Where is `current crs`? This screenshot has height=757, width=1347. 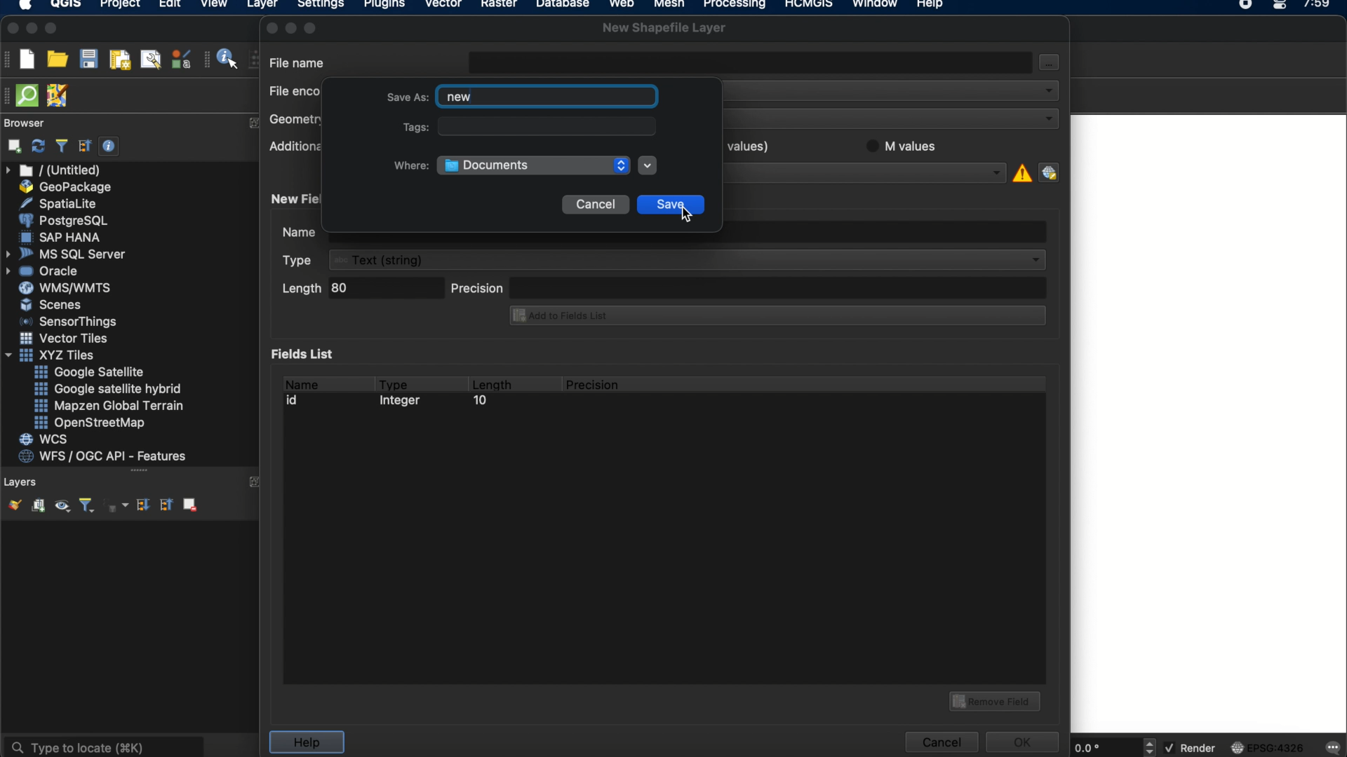
current crs is located at coordinates (1268, 746).